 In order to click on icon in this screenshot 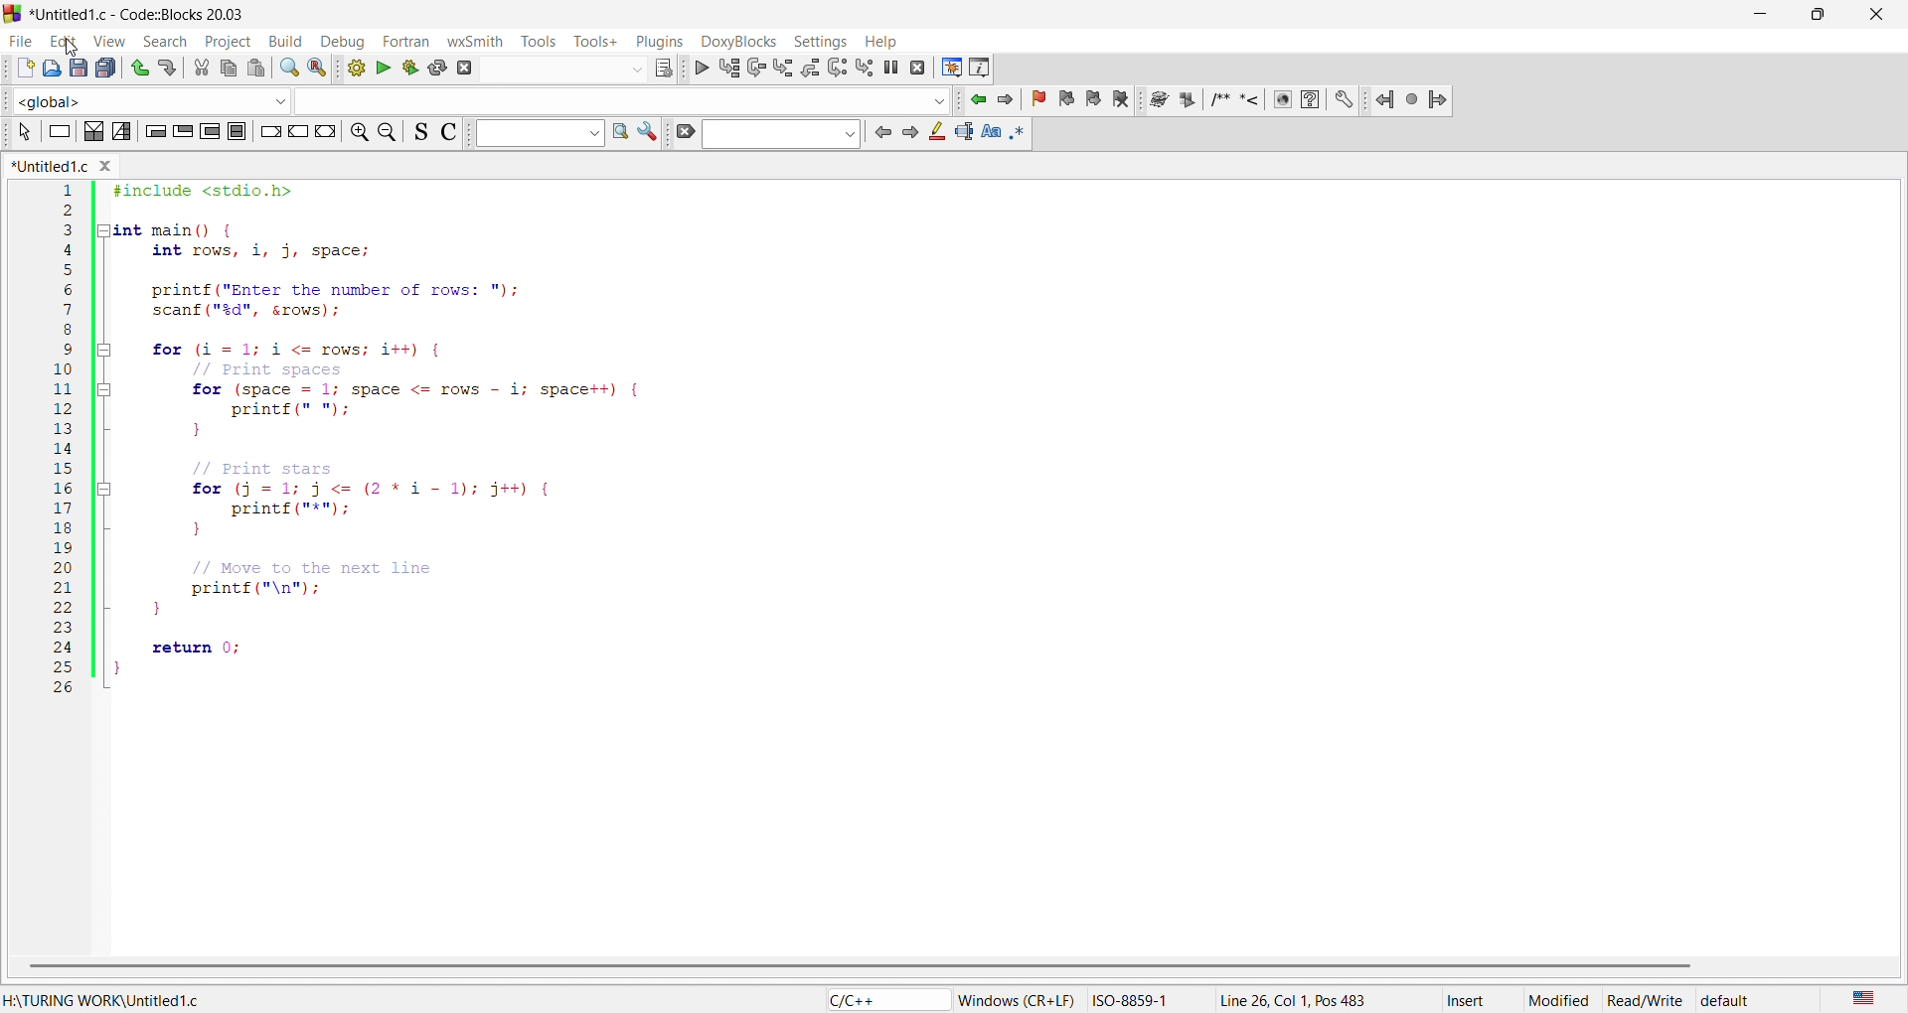, I will do `click(684, 132)`.